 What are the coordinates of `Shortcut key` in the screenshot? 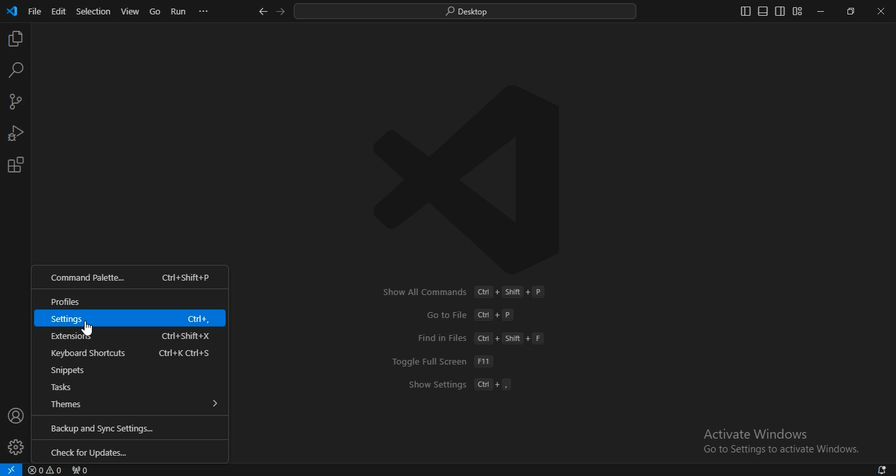 It's located at (200, 319).